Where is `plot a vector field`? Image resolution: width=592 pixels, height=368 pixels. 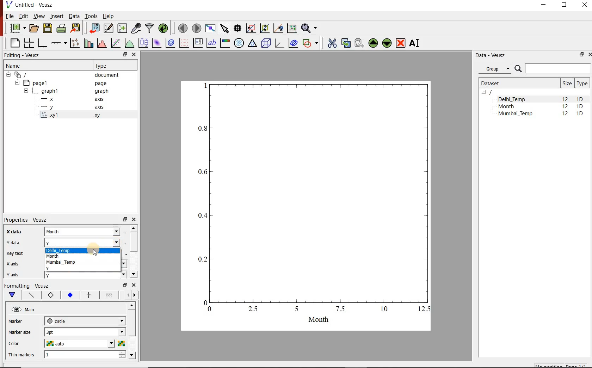
plot a vector field is located at coordinates (184, 43).